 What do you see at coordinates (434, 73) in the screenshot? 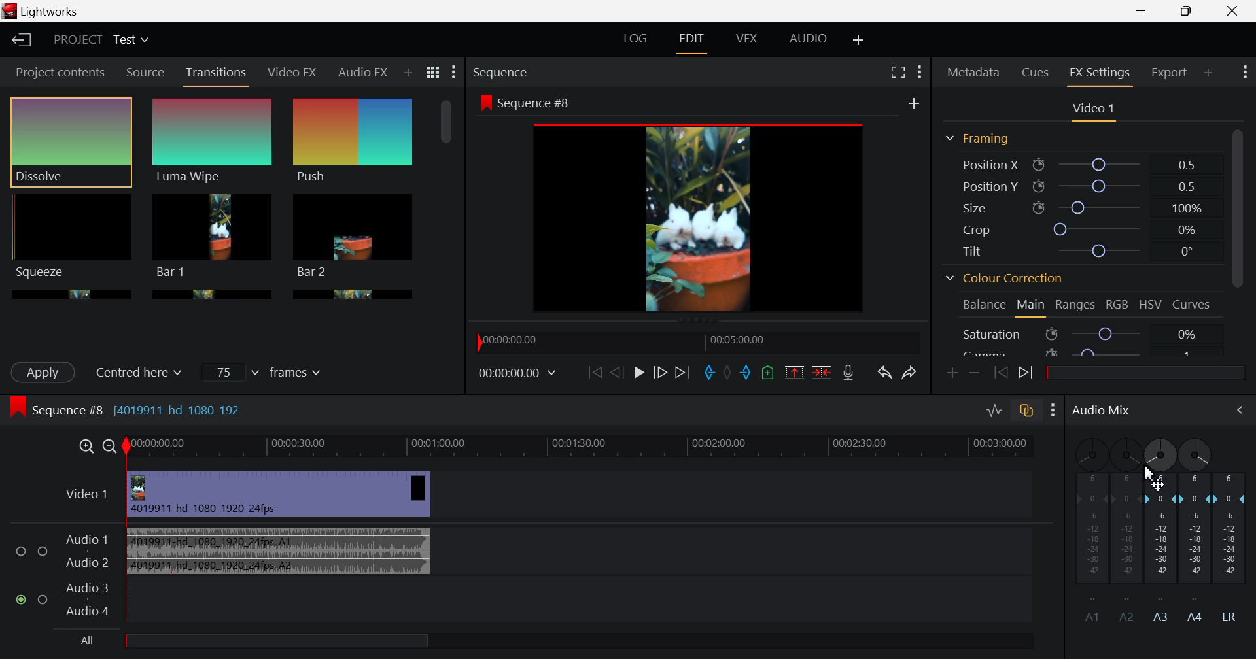
I see `Toggle list and title view` at bounding box center [434, 73].